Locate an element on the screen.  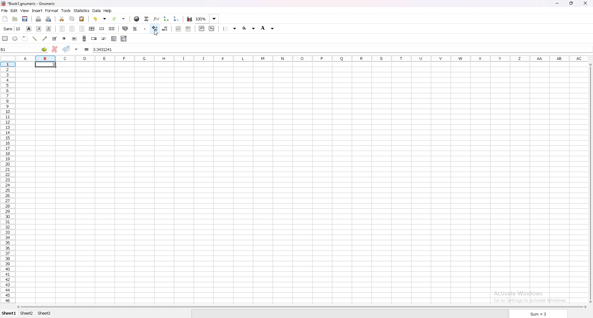
slider is located at coordinates (104, 39).